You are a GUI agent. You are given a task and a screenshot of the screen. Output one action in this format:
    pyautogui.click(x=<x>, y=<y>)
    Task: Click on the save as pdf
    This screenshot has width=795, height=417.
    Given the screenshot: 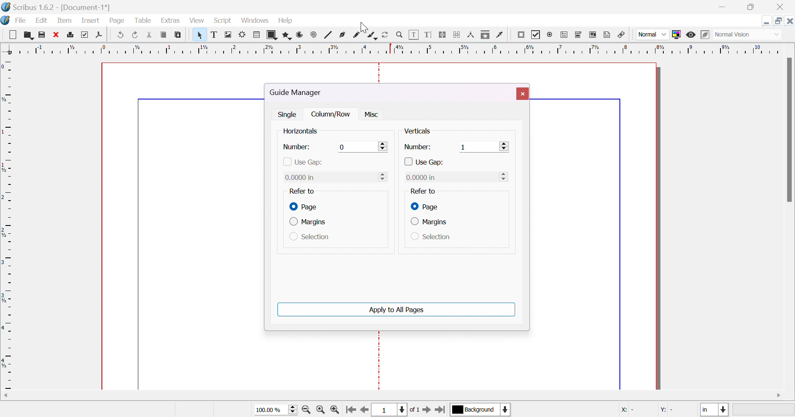 What is the action you would take?
    pyautogui.click(x=102, y=34)
    